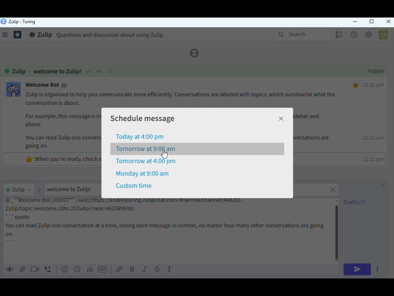 This screenshot has width=394, height=296. What do you see at coordinates (64, 269) in the screenshot?
I see `Emoji` at bounding box center [64, 269].